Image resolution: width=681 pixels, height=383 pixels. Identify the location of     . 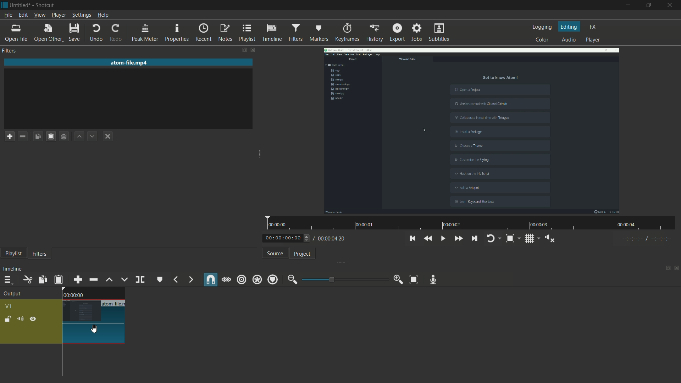
(78, 279).